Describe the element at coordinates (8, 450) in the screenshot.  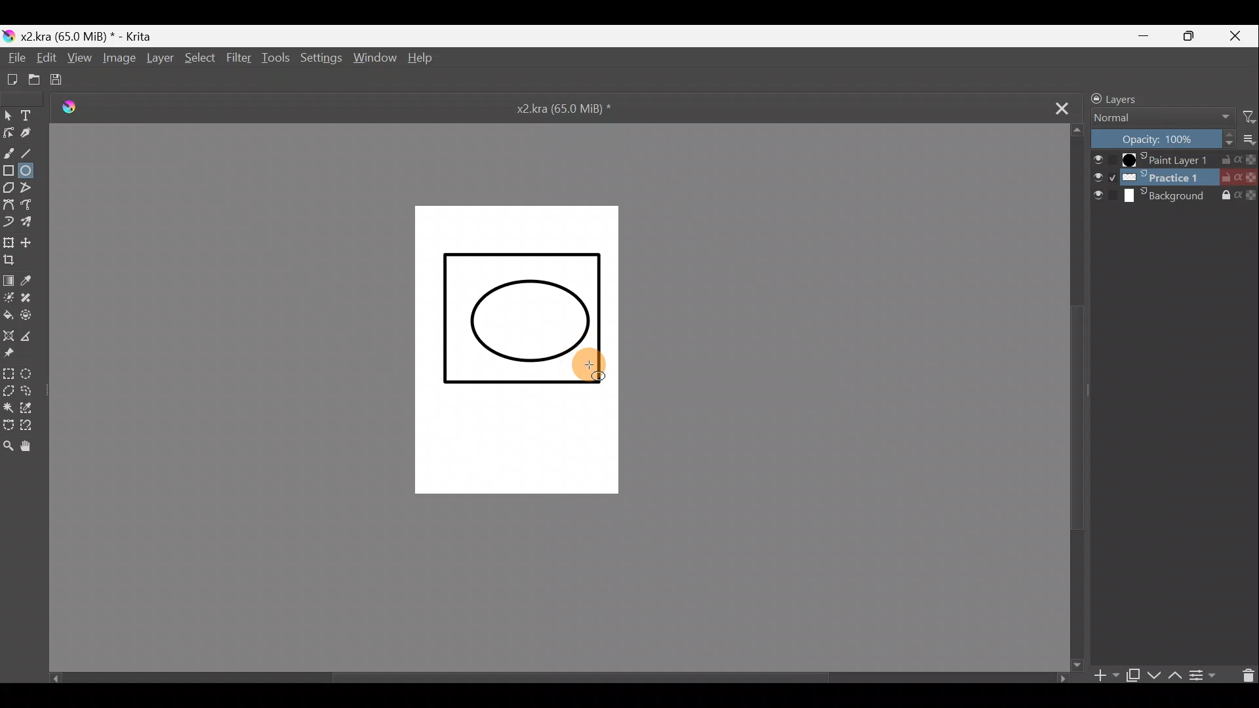
I see `Zoom tool` at that location.